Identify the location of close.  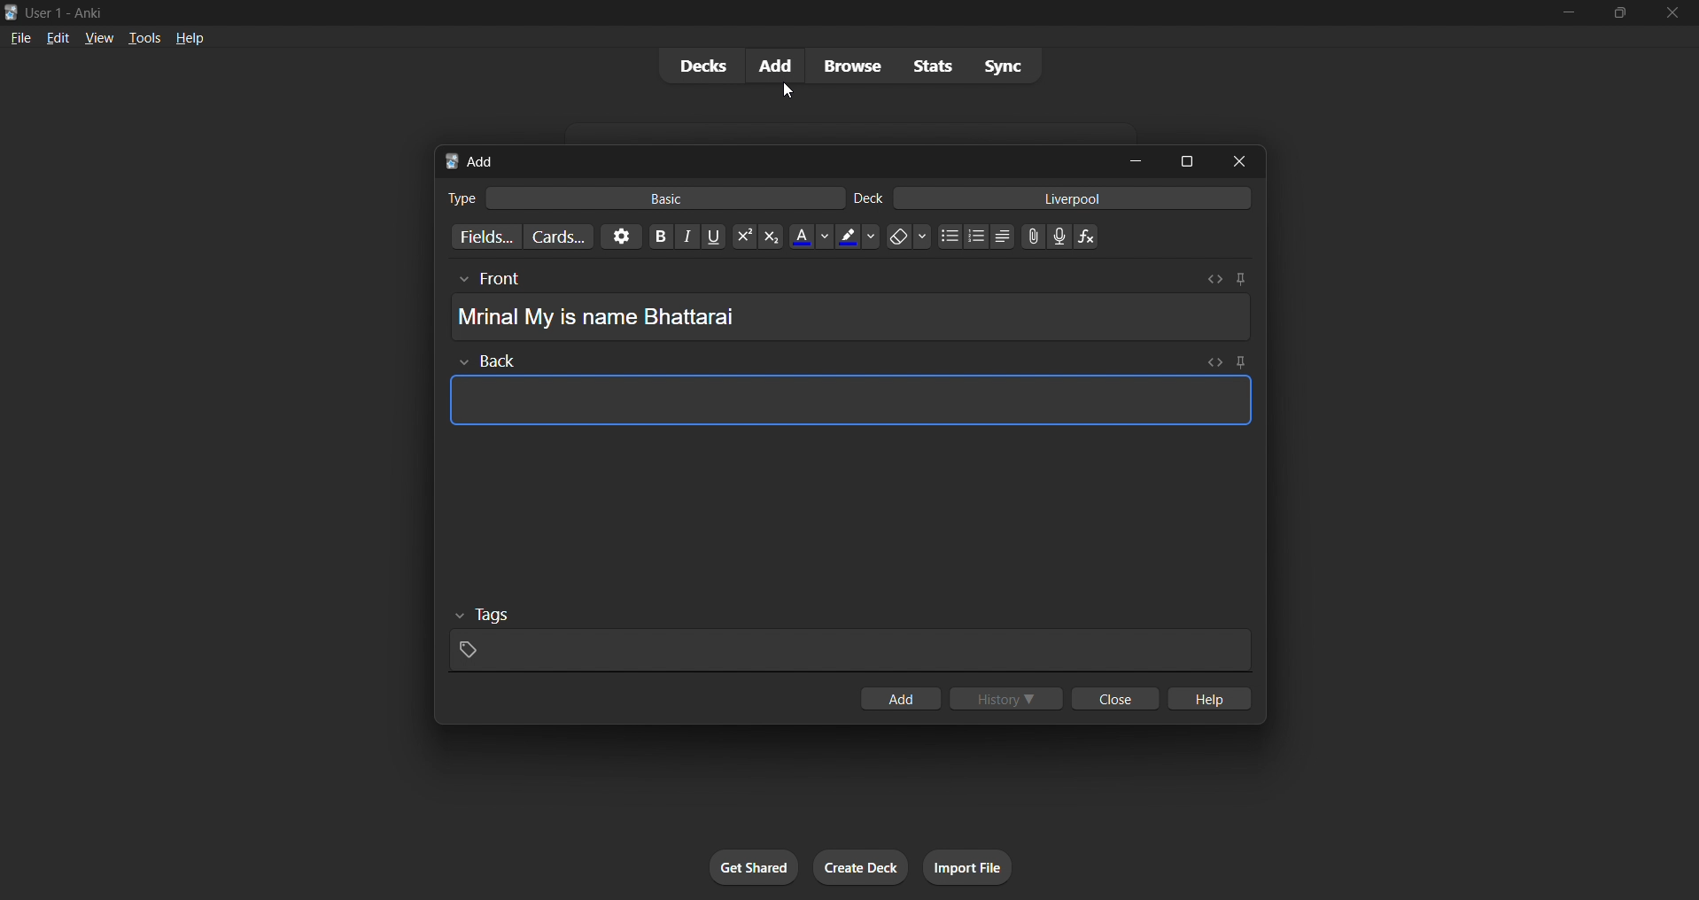
(1674, 15).